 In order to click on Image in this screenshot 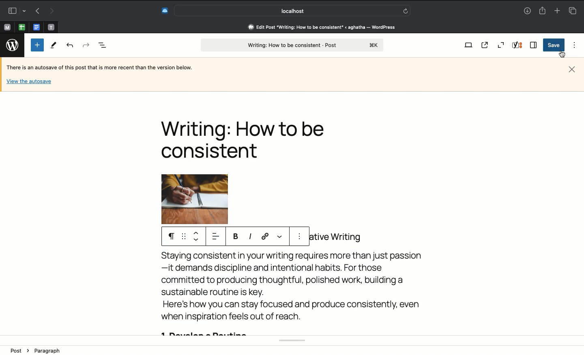, I will do `click(204, 199)`.